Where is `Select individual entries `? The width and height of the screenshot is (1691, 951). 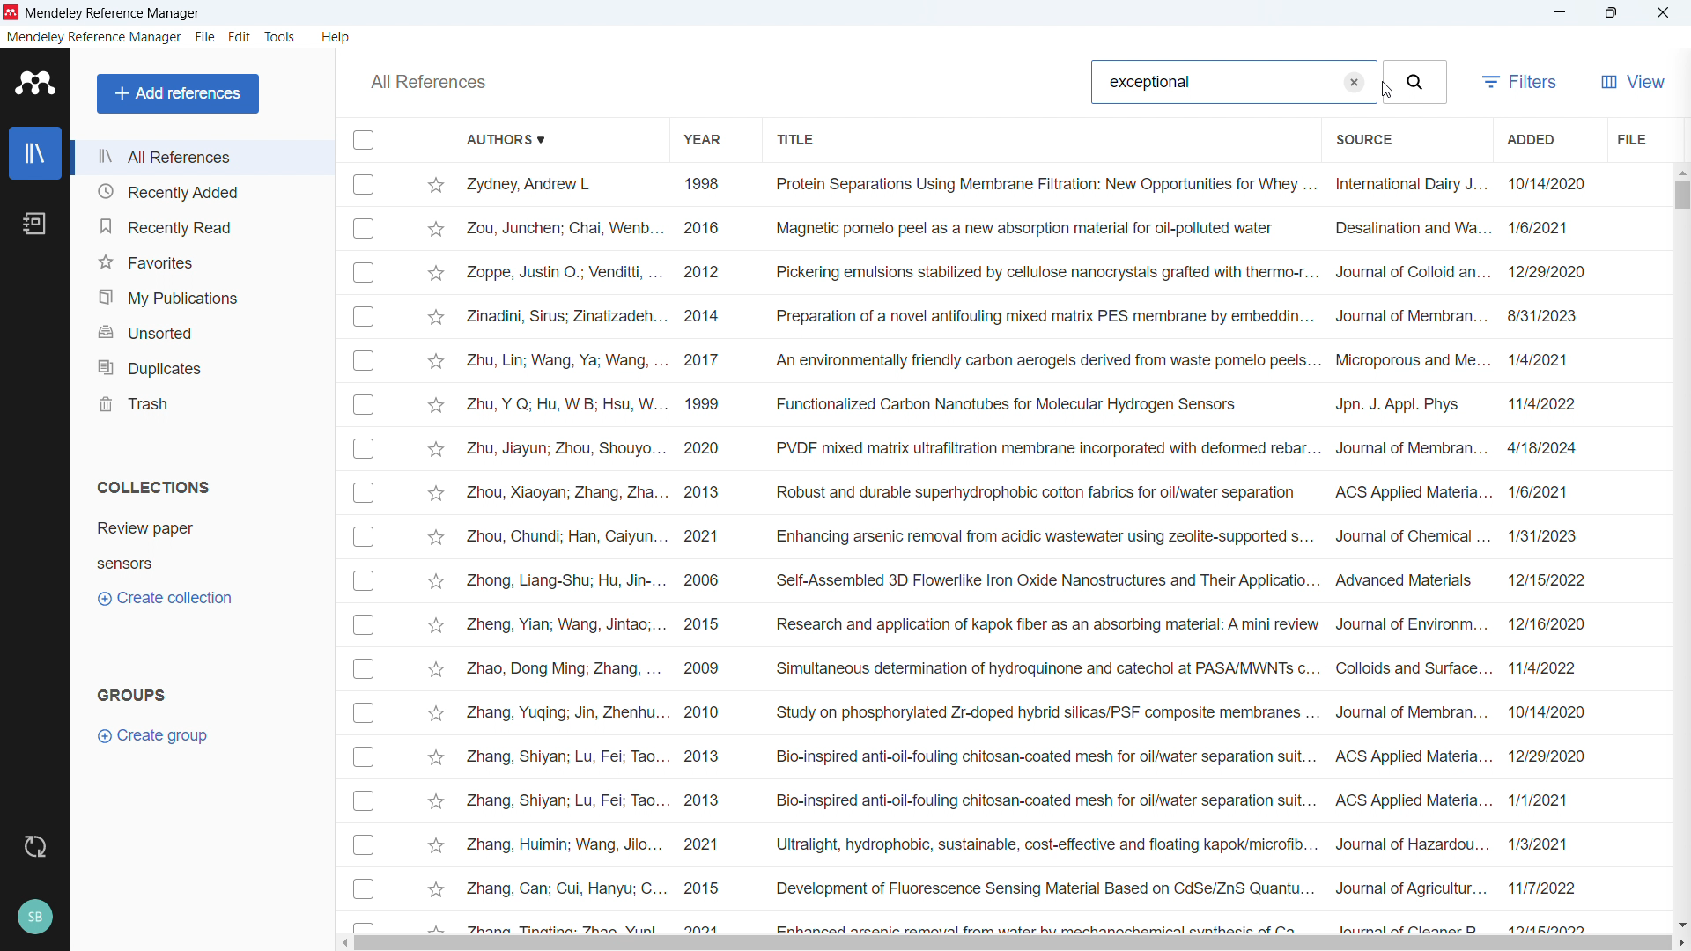
Select individual entries  is located at coordinates (363, 551).